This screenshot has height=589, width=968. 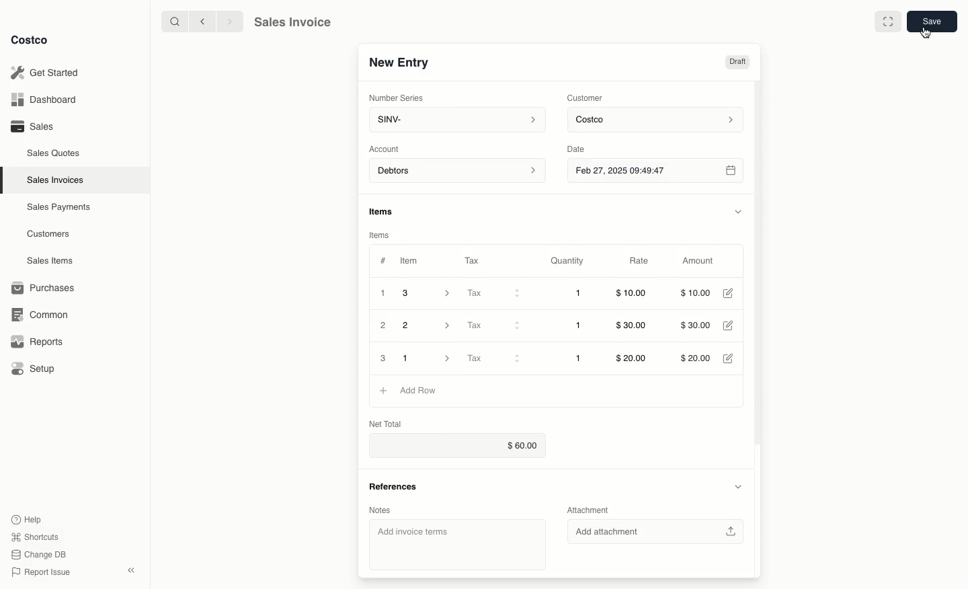 I want to click on $10.00, so click(x=632, y=295).